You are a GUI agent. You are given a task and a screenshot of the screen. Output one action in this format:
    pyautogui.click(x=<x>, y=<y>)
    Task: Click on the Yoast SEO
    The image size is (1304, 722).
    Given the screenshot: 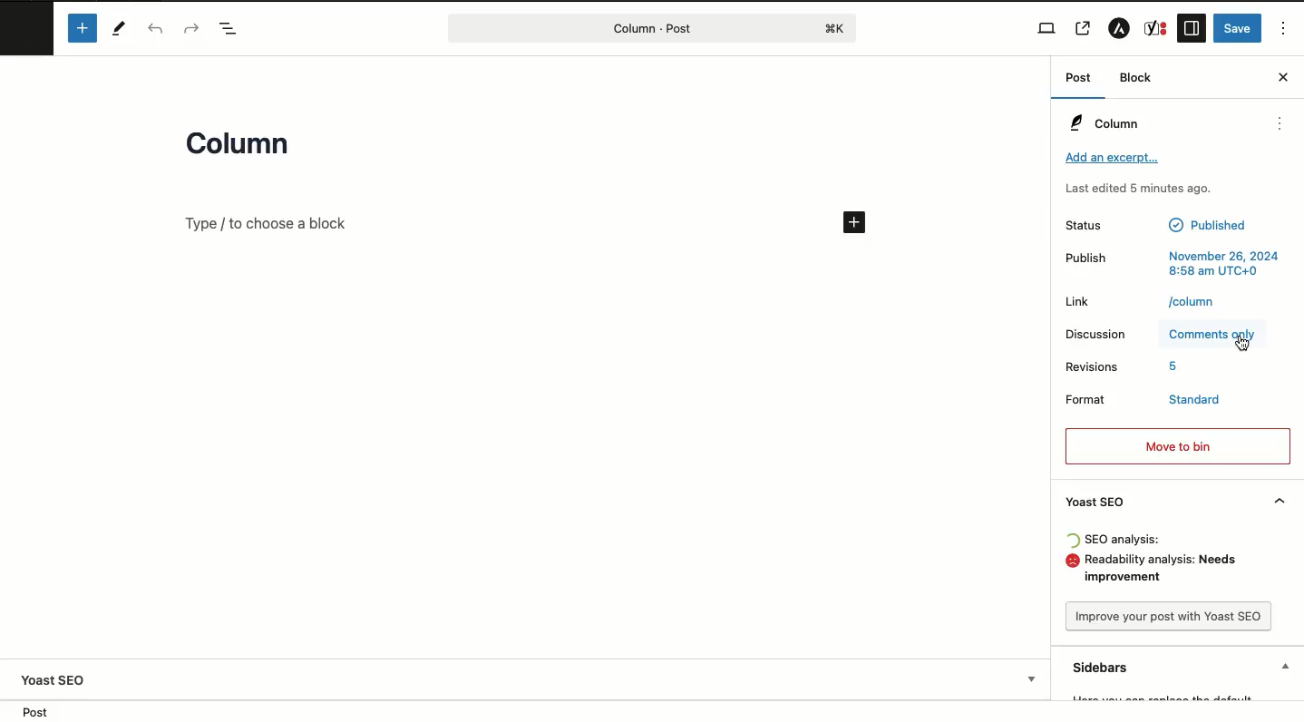 What is the action you would take?
    pyautogui.click(x=54, y=680)
    